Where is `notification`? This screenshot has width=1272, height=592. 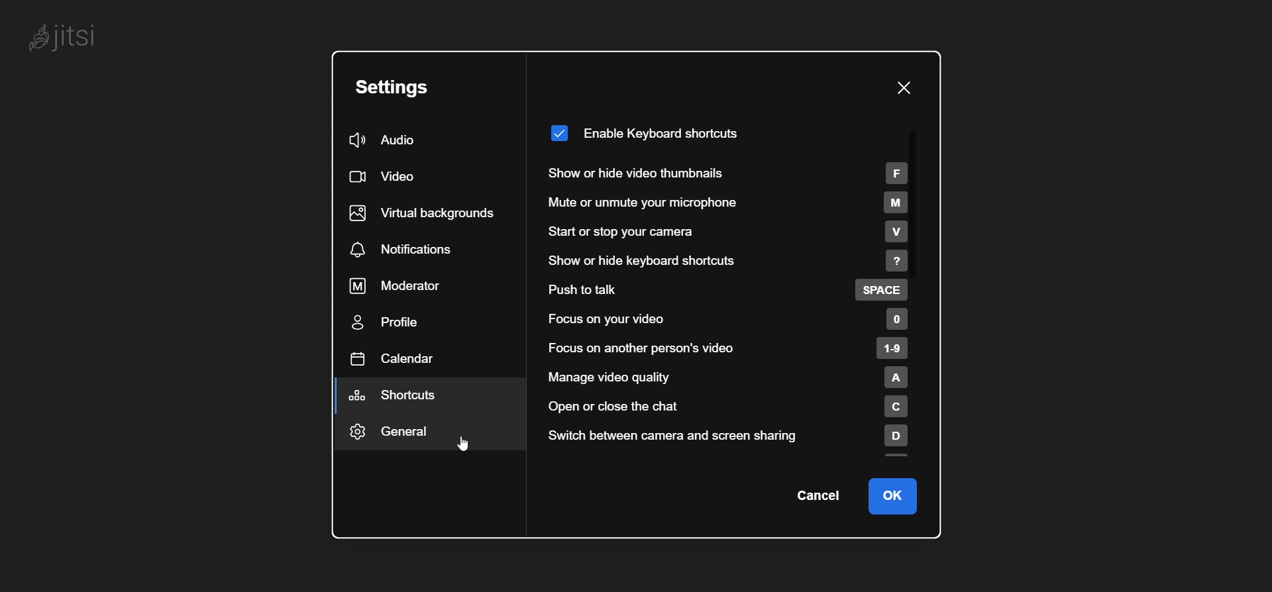
notification is located at coordinates (407, 250).